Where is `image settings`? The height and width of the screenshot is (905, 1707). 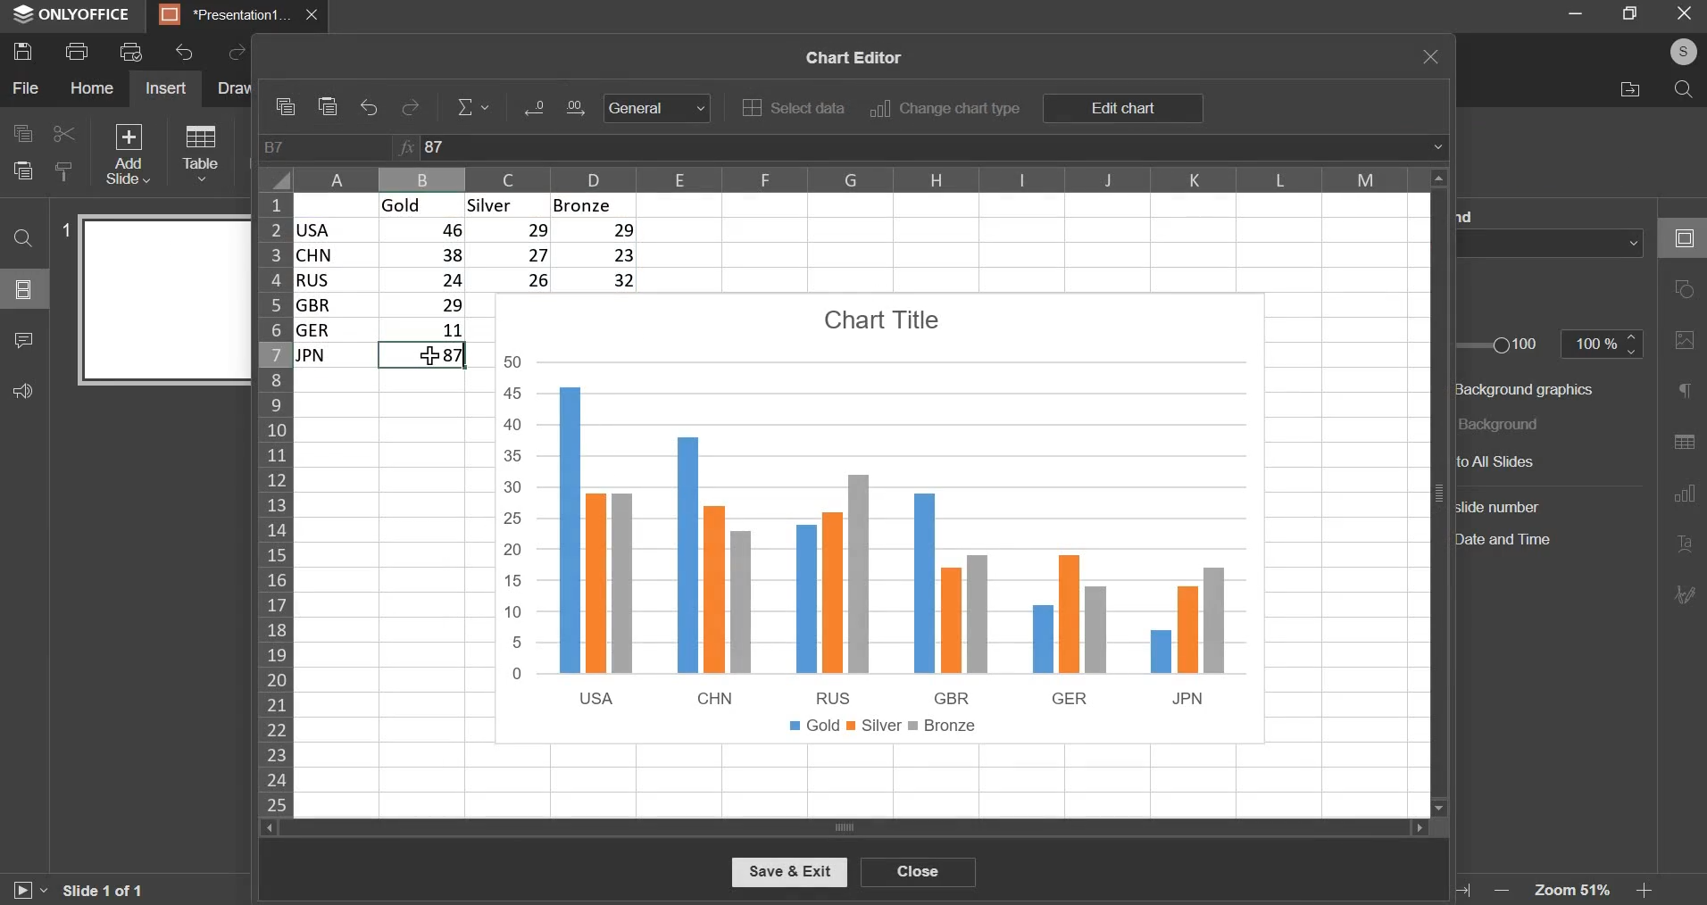
image settings is located at coordinates (1684, 344).